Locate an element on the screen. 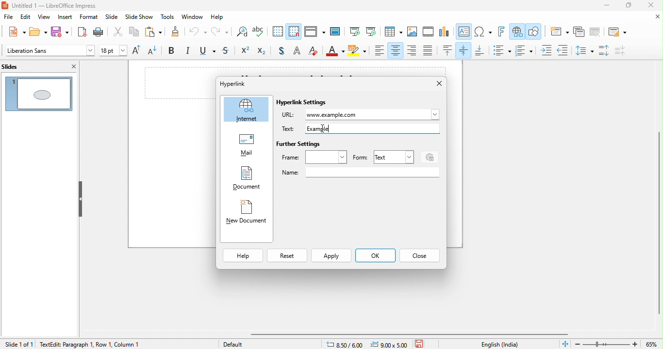  spelling is located at coordinates (261, 32).